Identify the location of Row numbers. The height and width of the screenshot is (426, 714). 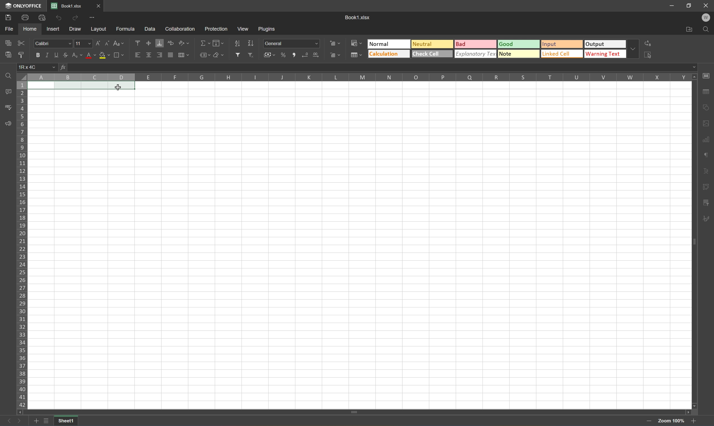
(21, 246).